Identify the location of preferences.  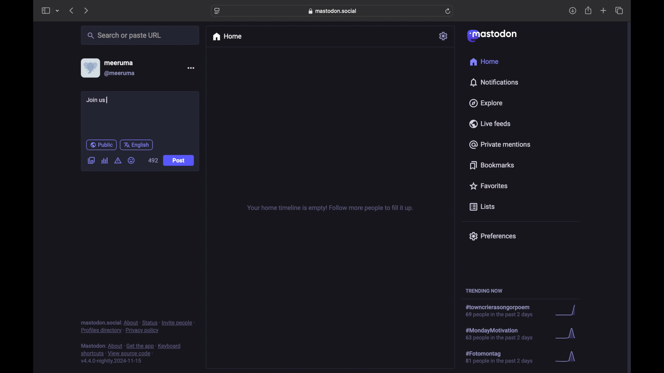
(492, 236).